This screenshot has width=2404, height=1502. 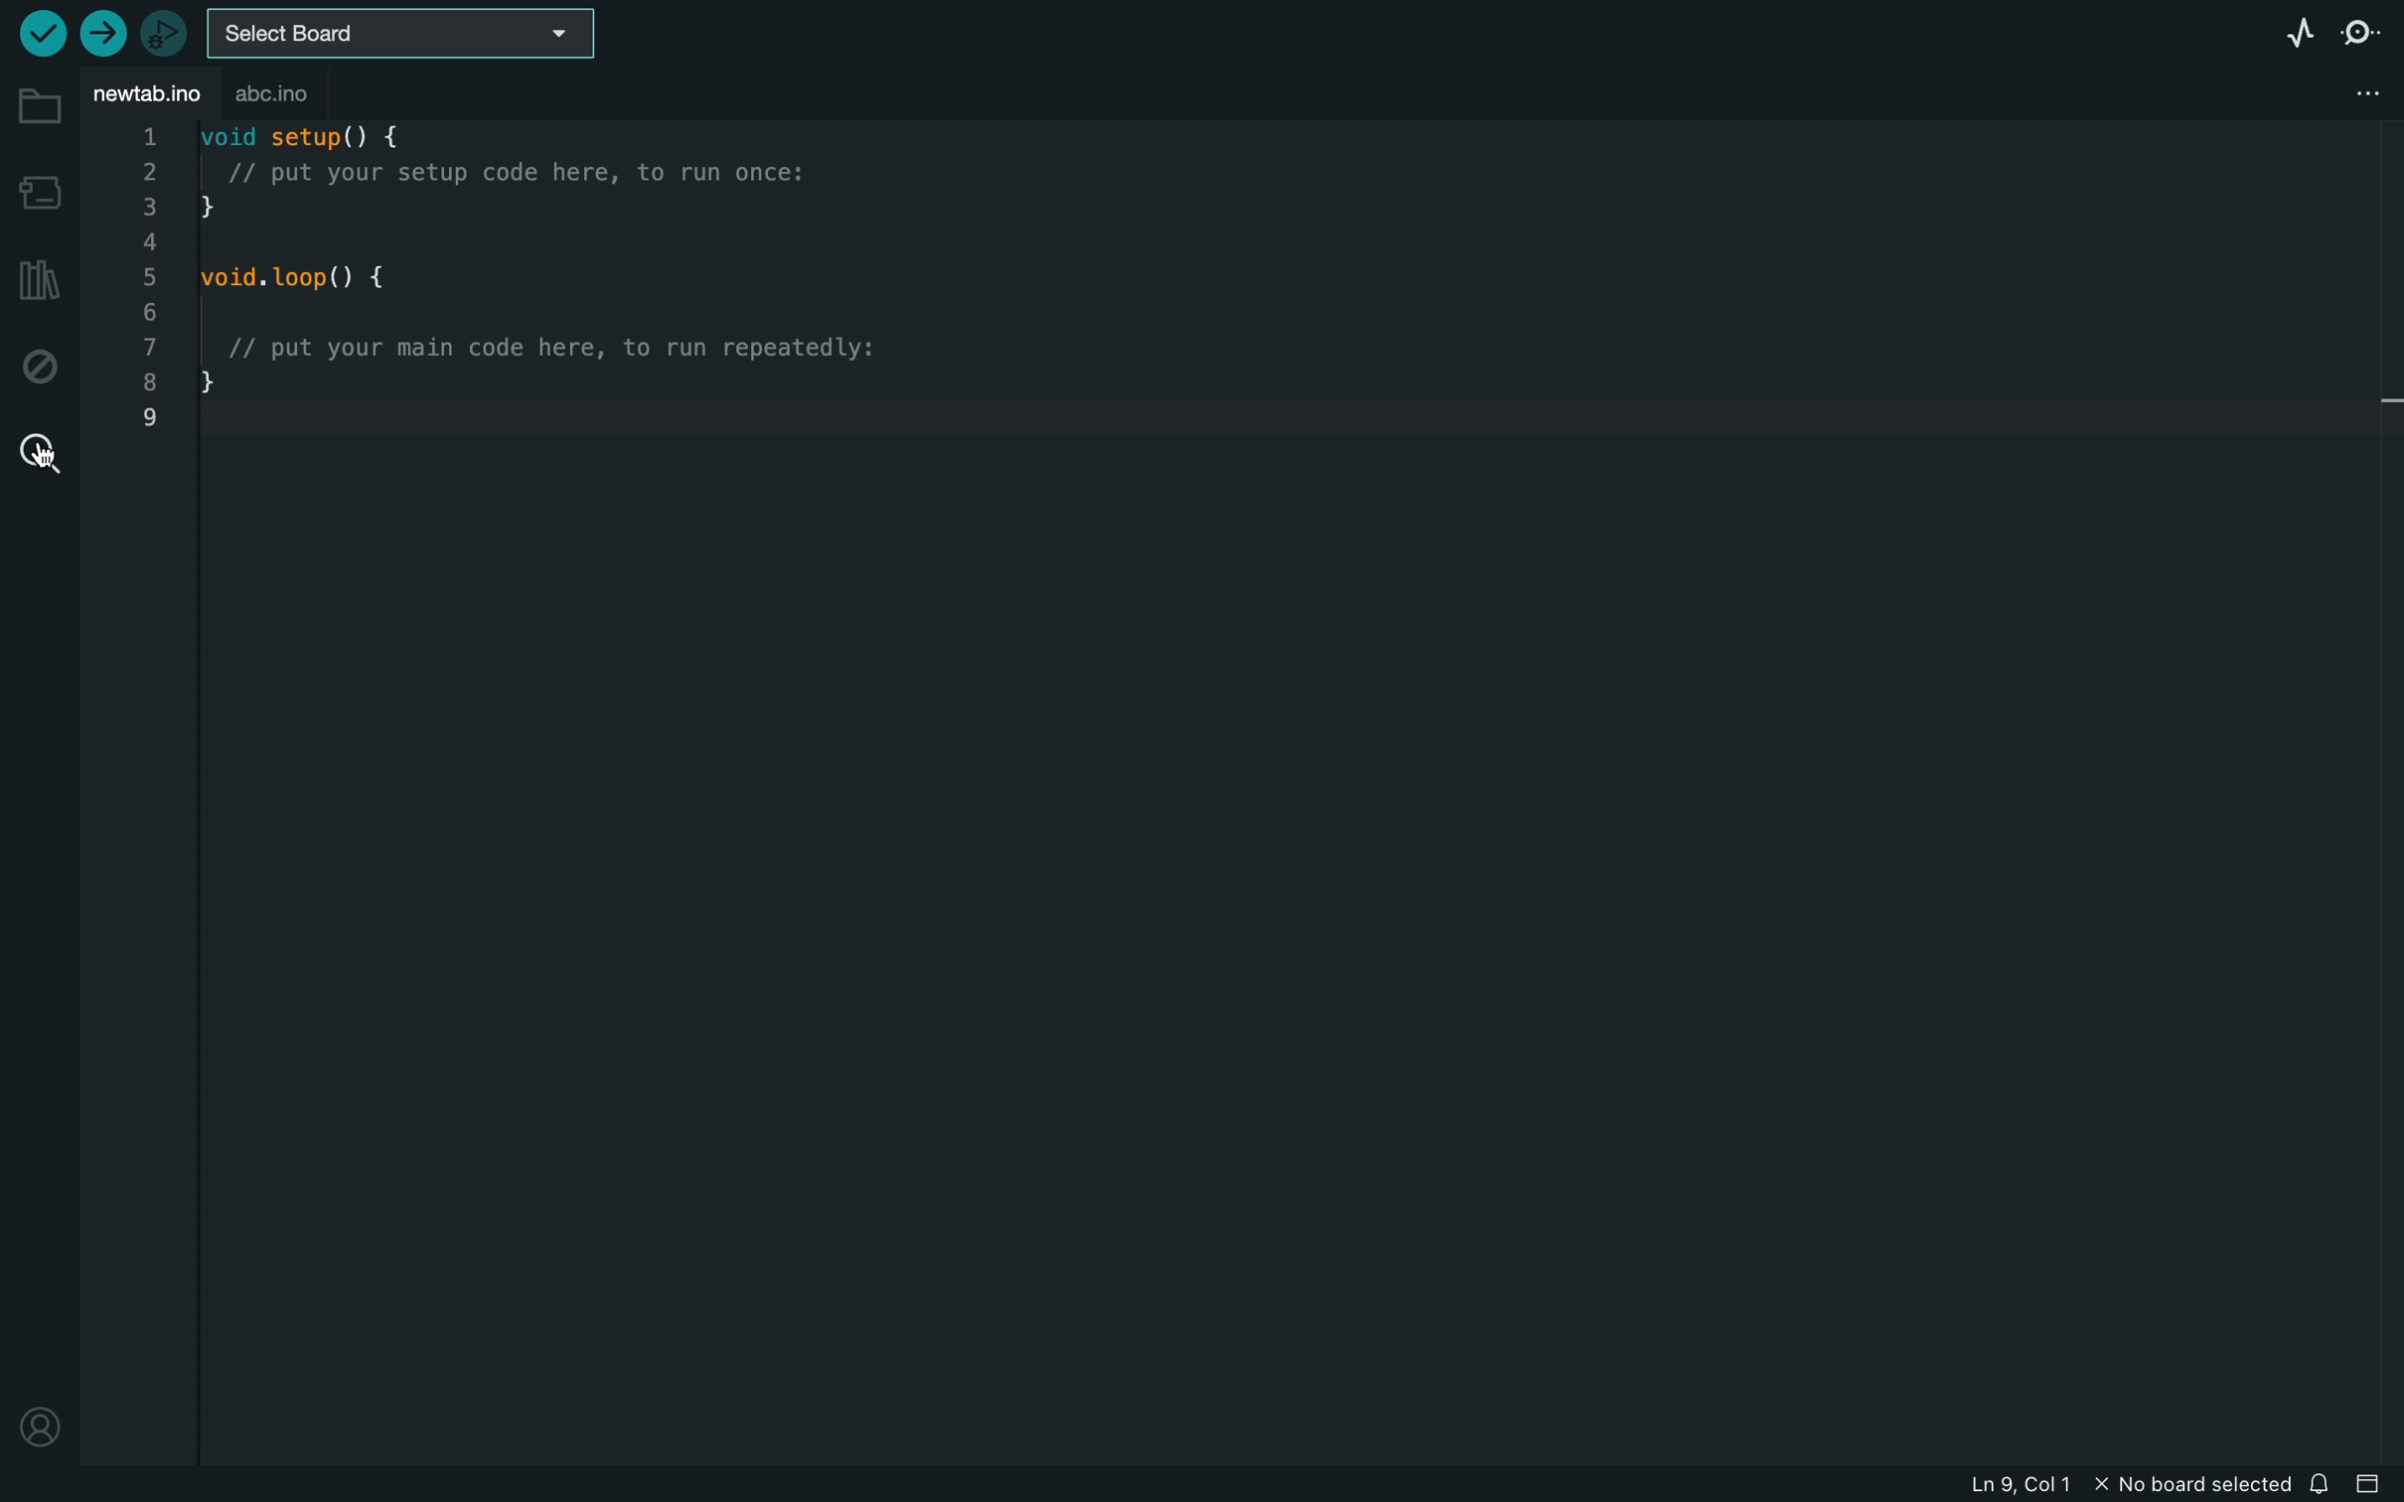 What do you see at coordinates (582, 289) in the screenshot?
I see `code` at bounding box center [582, 289].